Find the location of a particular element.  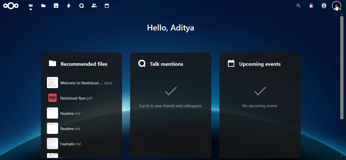

dashboard is located at coordinates (31, 7).